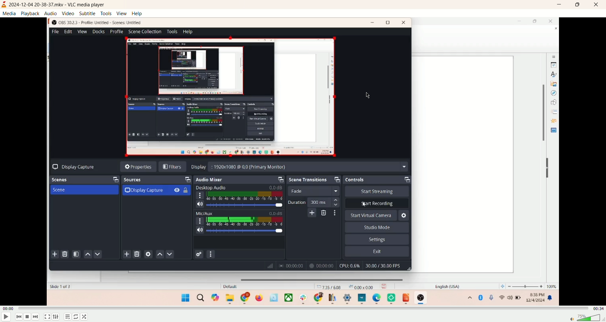 Image resolution: width=606 pixels, height=322 pixels. What do you see at coordinates (87, 317) in the screenshot?
I see `shuffle` at bounding box center [87, 317].